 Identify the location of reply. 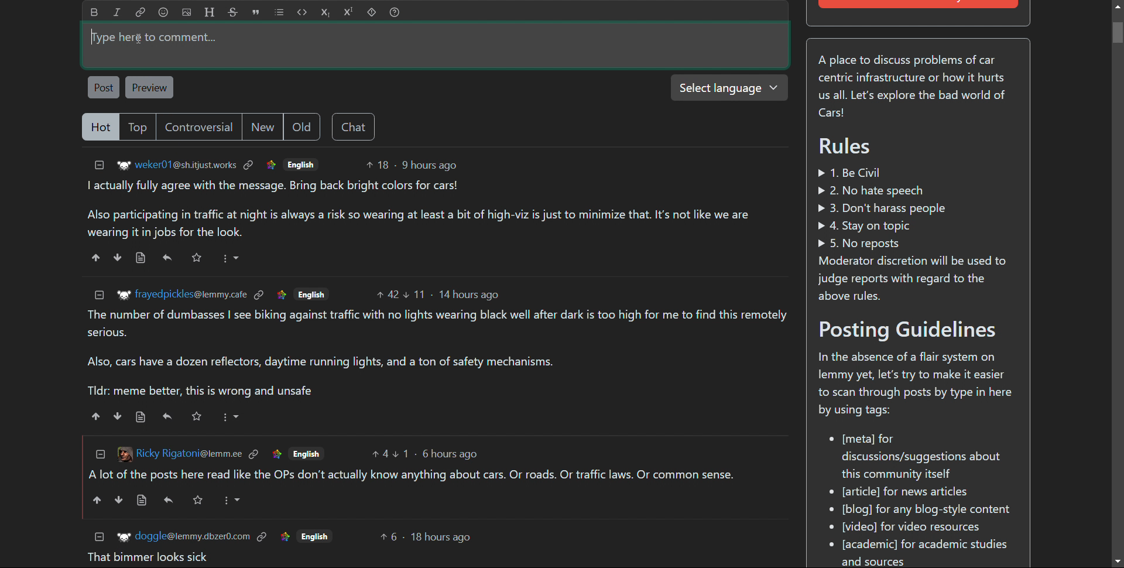
(169, 416).